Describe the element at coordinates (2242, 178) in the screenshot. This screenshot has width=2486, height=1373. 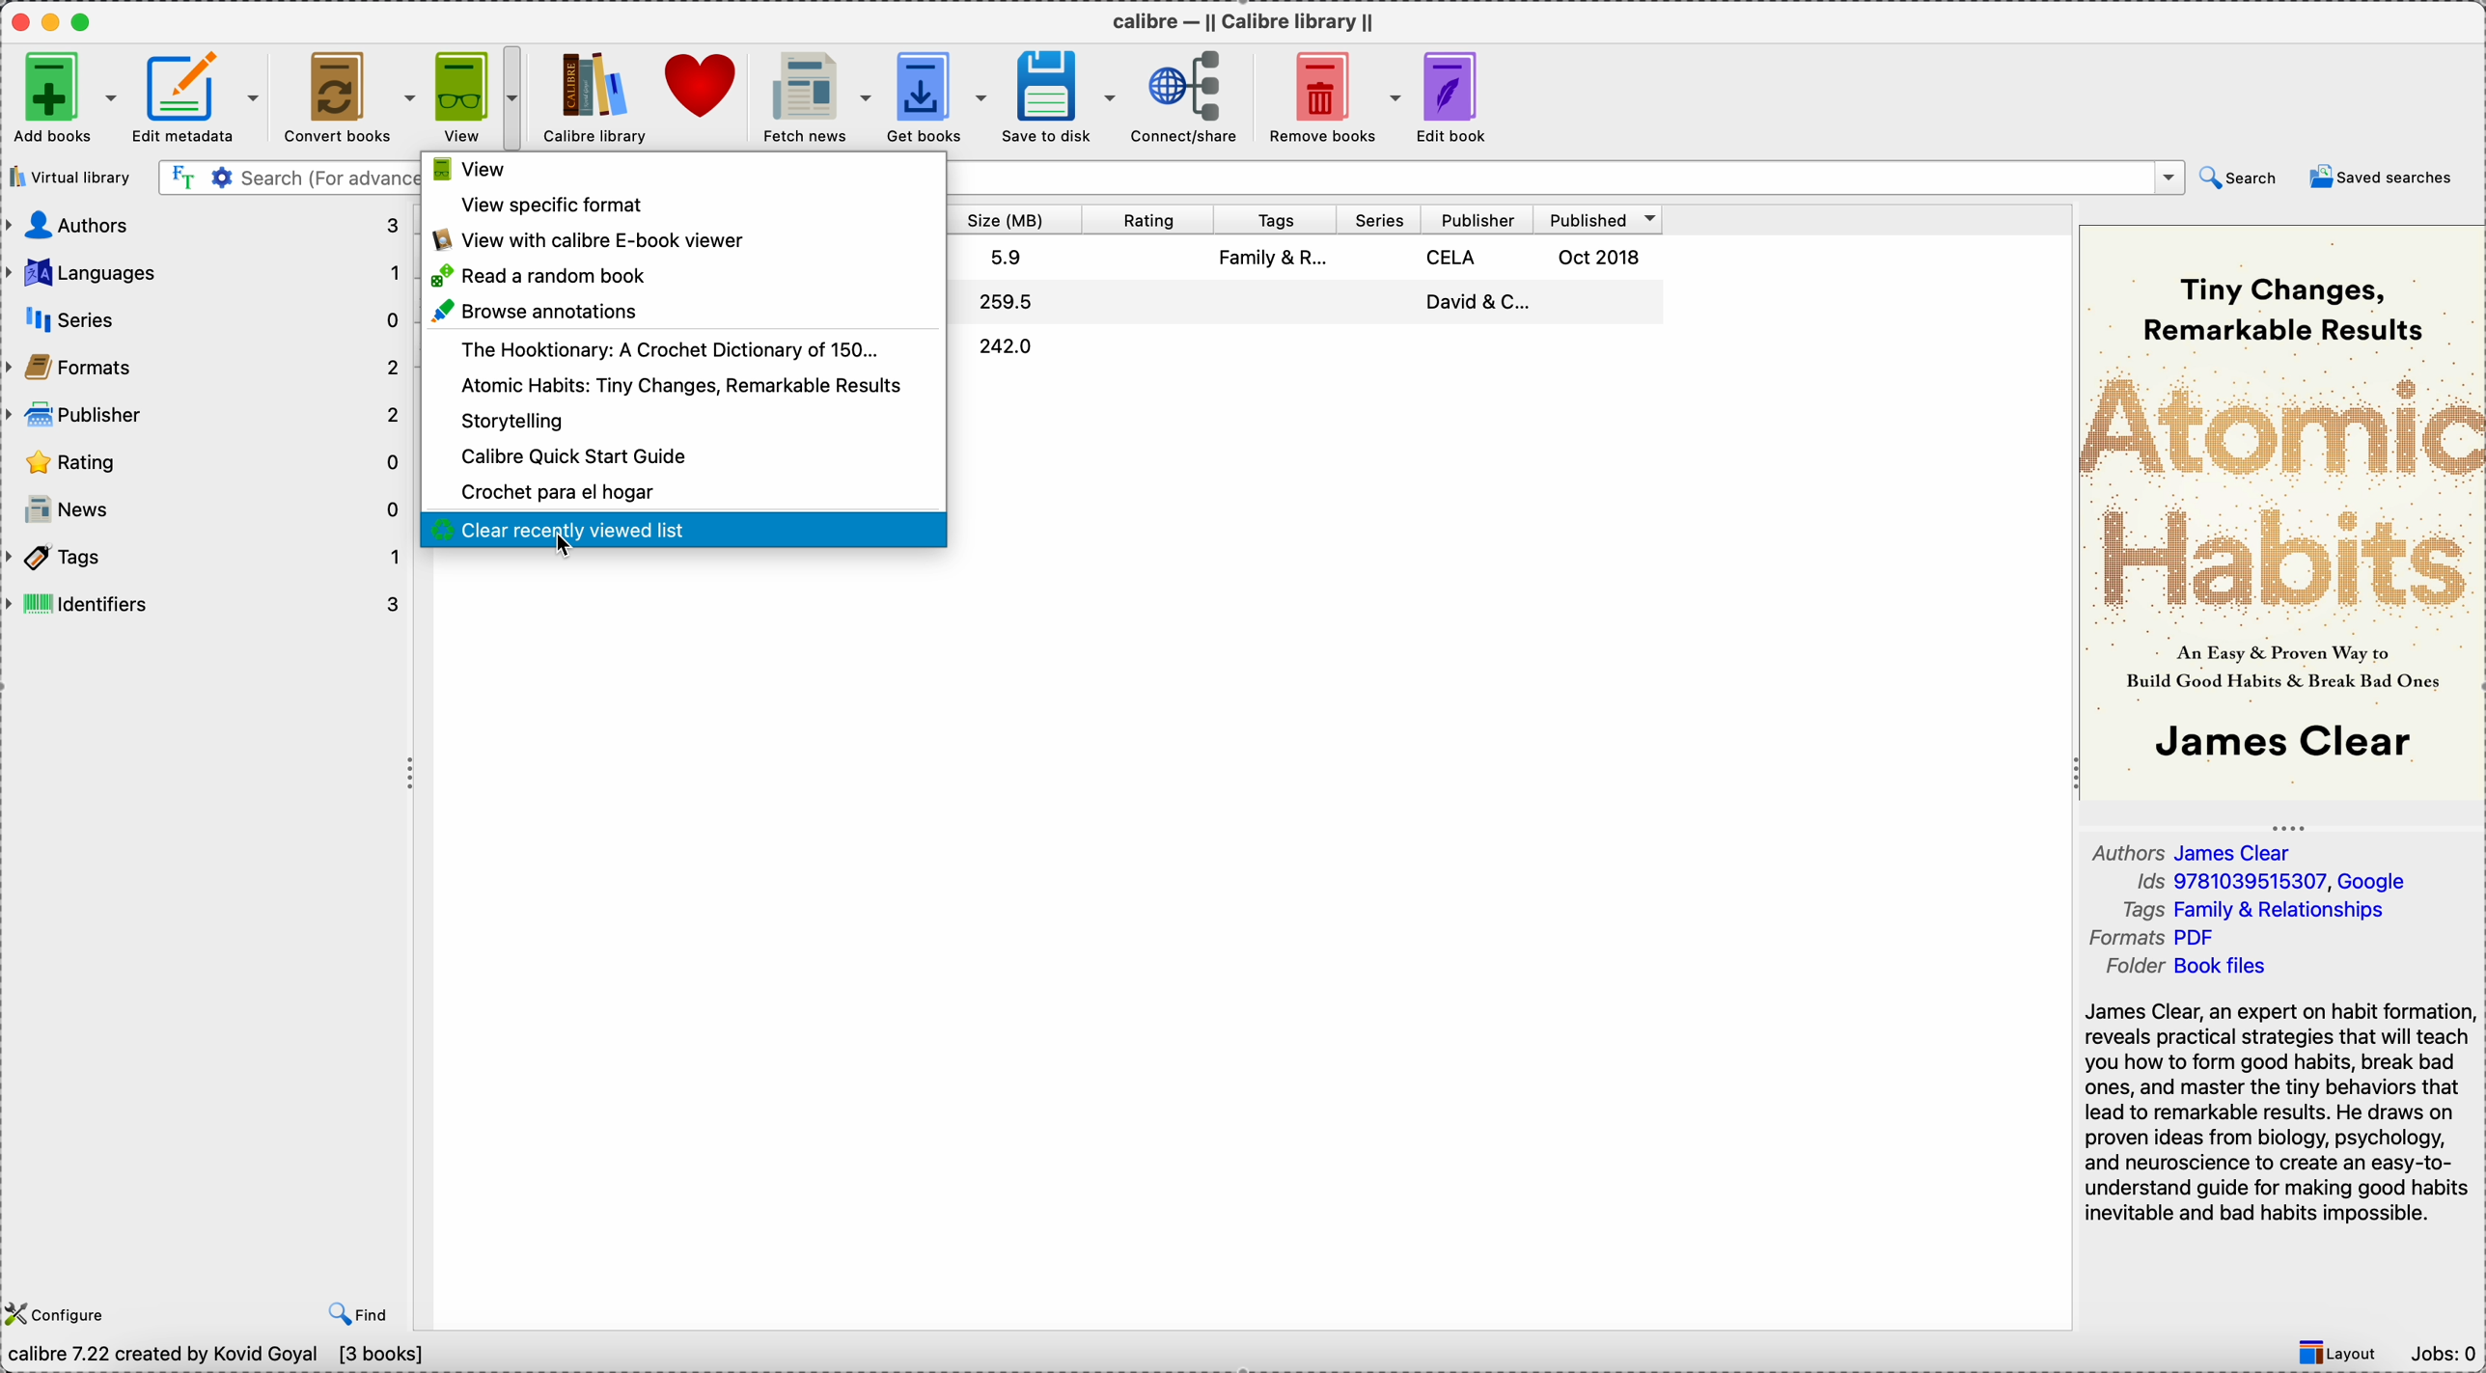
I see `search` at that location.